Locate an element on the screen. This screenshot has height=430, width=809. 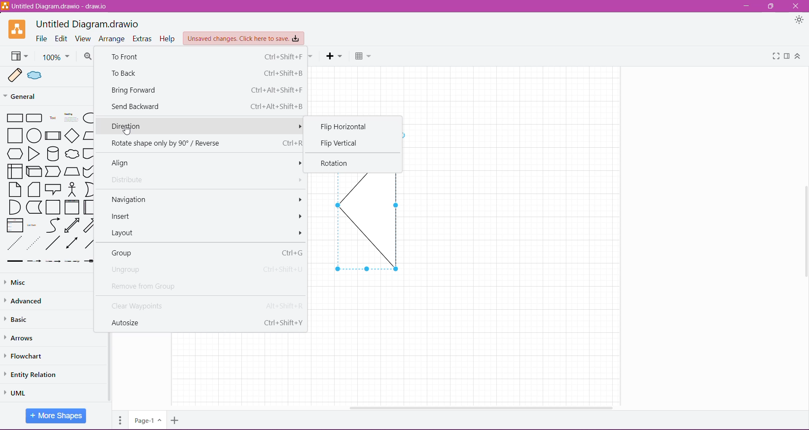
Rotate shape only by 90° / Reverse Ctrl+R is located at coordinates (206, 144).